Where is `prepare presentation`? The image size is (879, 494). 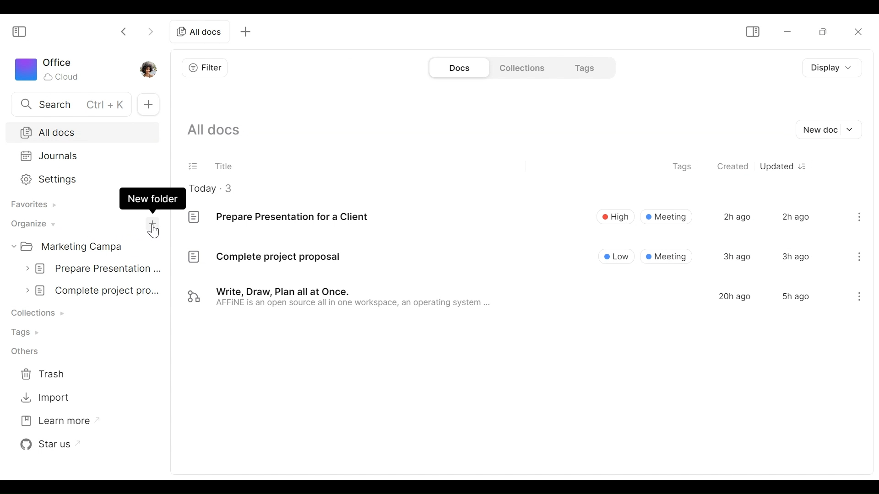
prepare presentation is located at coordinates (94, 267).